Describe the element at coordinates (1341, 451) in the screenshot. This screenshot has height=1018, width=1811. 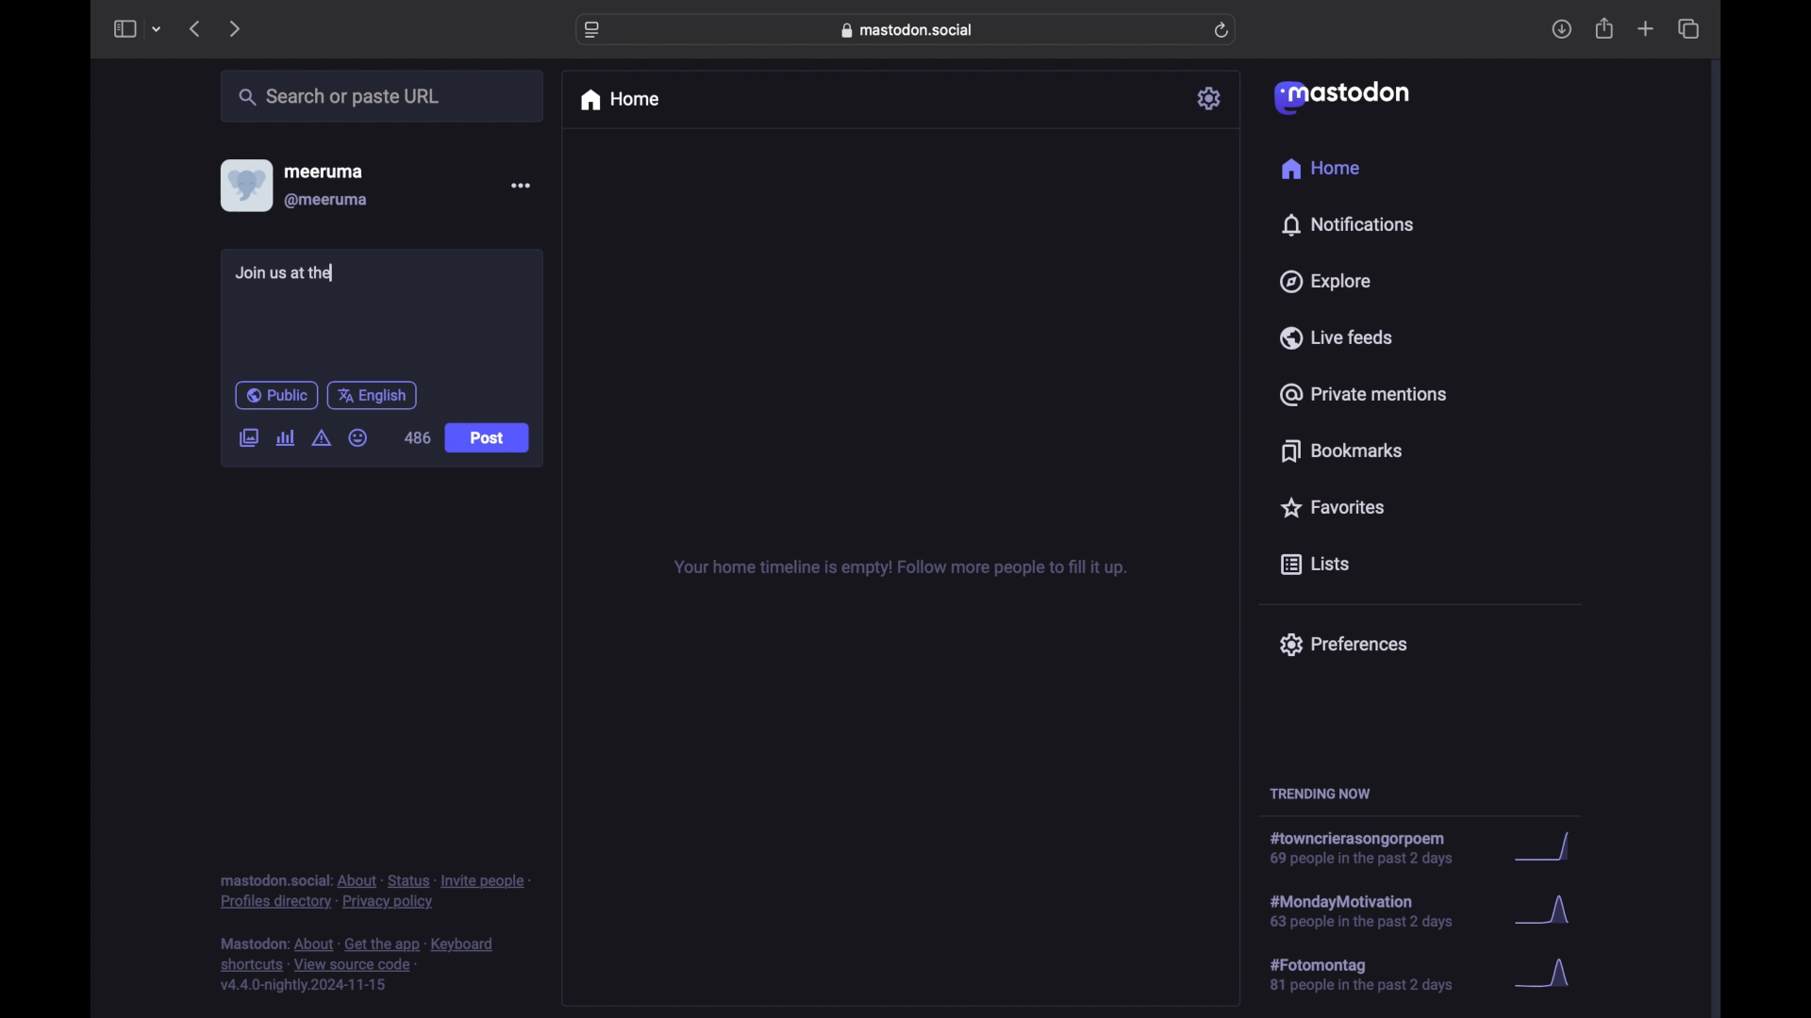
I see `bookmarks` at that location.